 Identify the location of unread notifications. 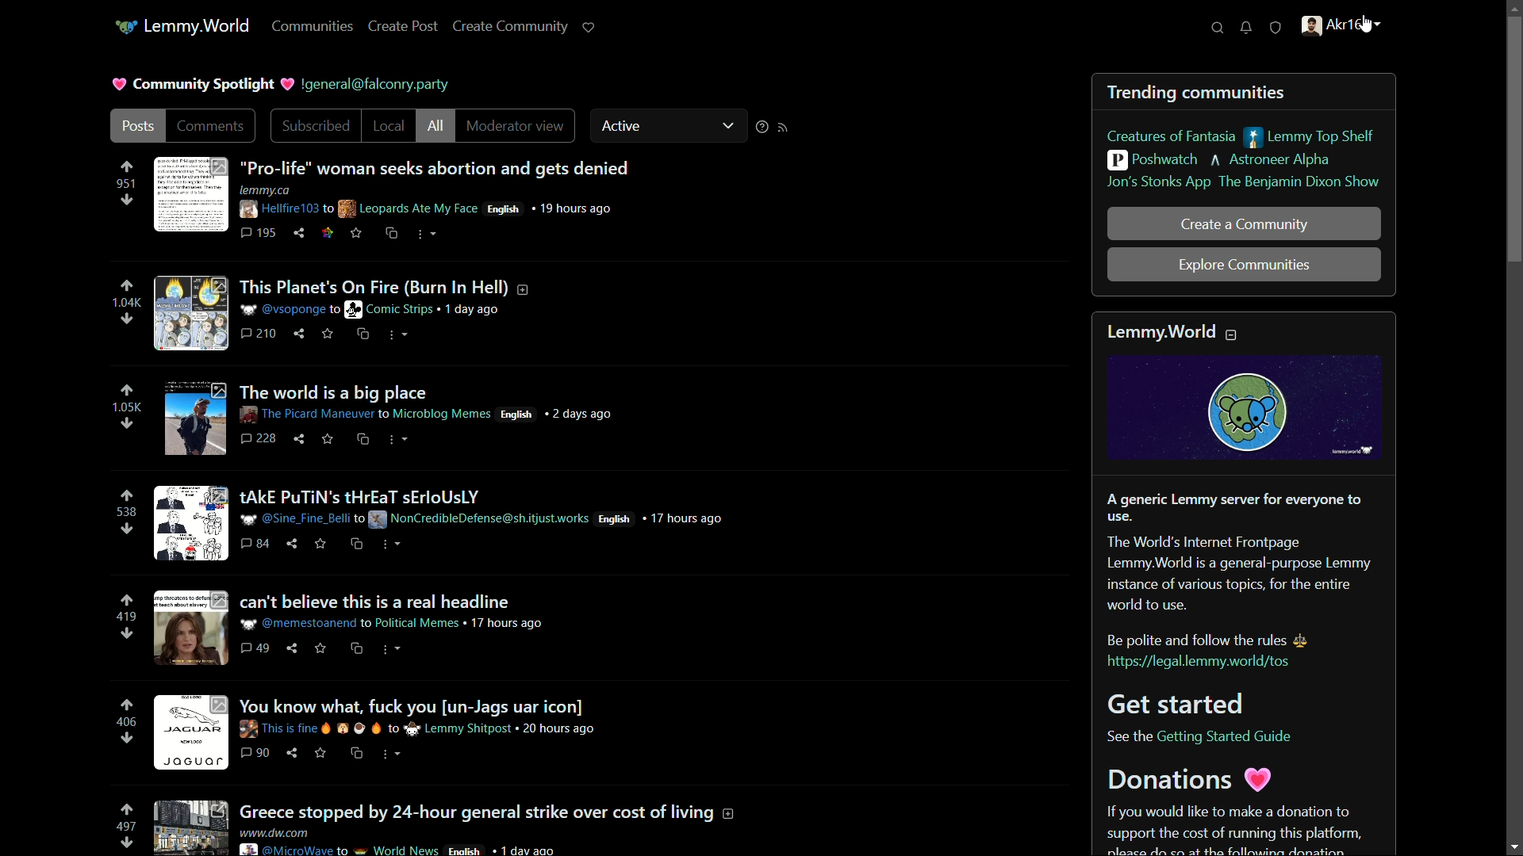
(1245, 28).